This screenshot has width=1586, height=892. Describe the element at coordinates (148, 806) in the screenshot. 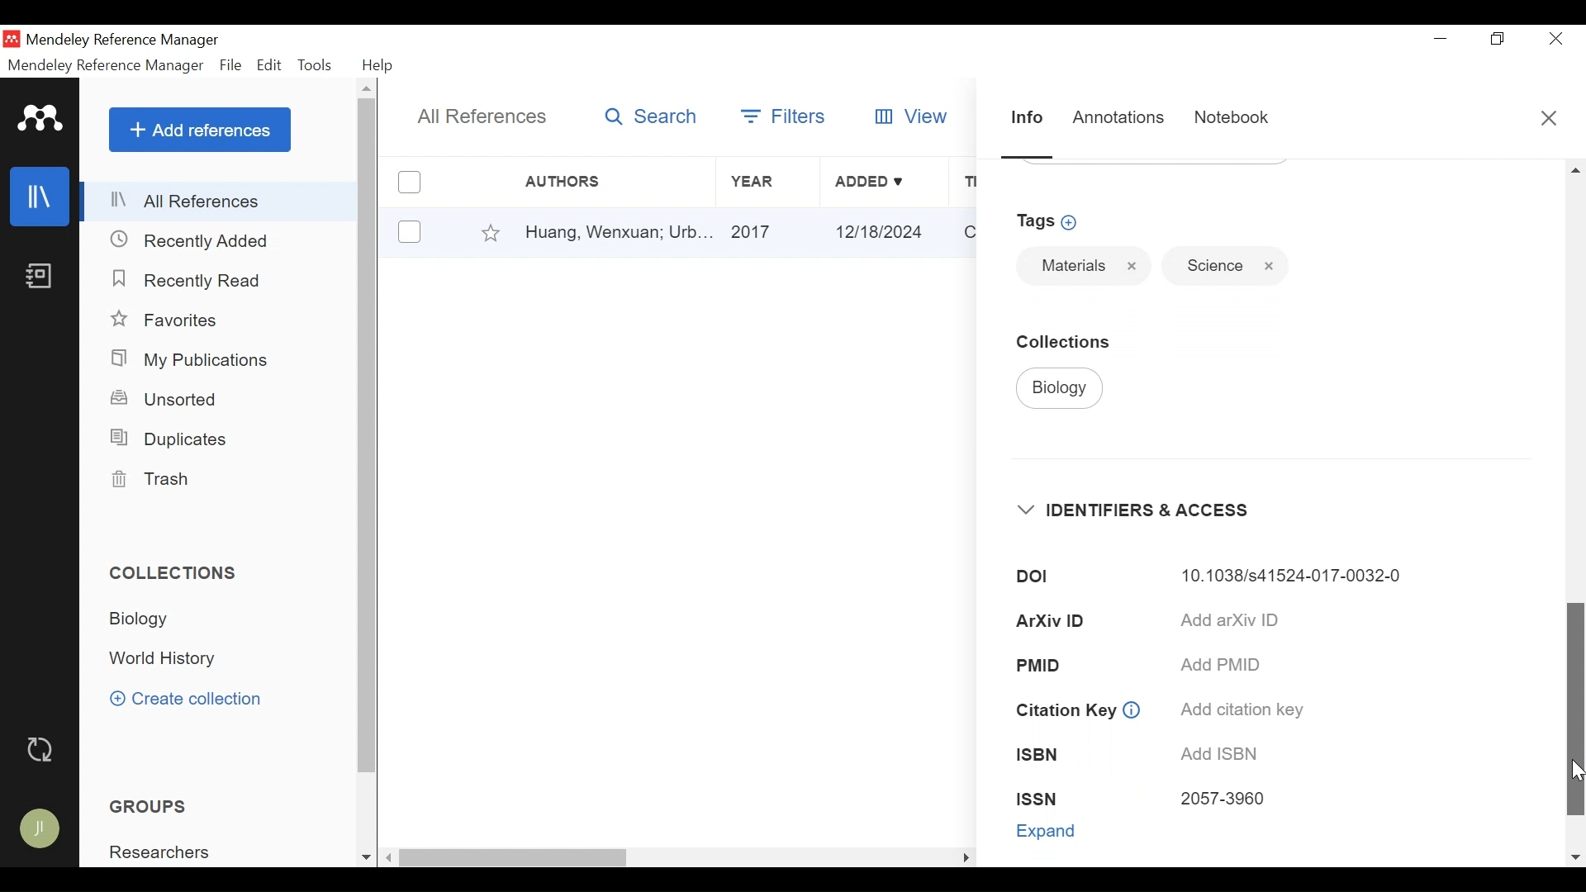

I see `Groups` at that location.